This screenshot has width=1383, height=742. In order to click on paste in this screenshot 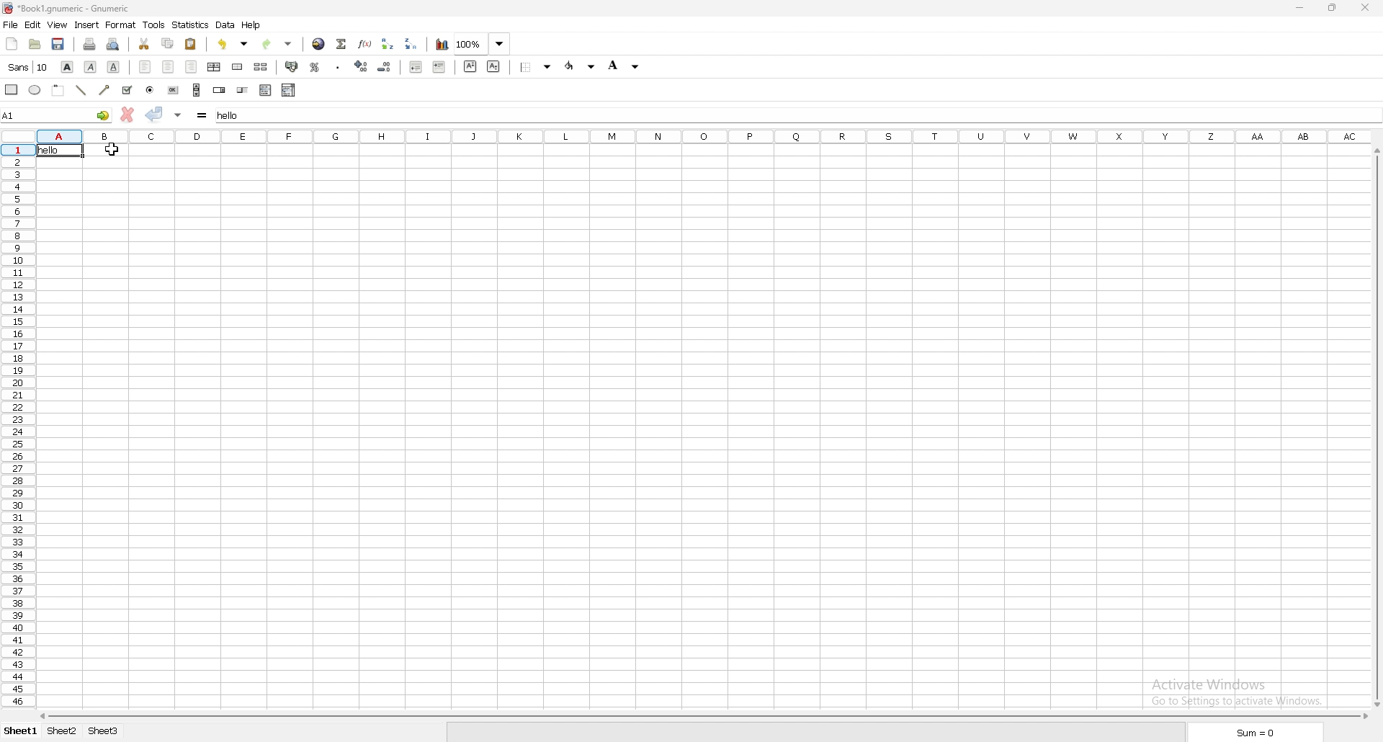, I will do `click(192, 45)`.